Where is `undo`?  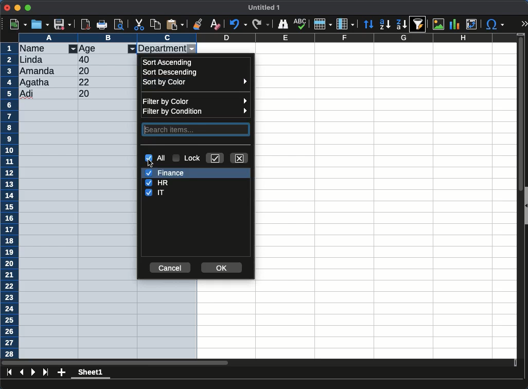
undo is located at coordinates (238, 25).